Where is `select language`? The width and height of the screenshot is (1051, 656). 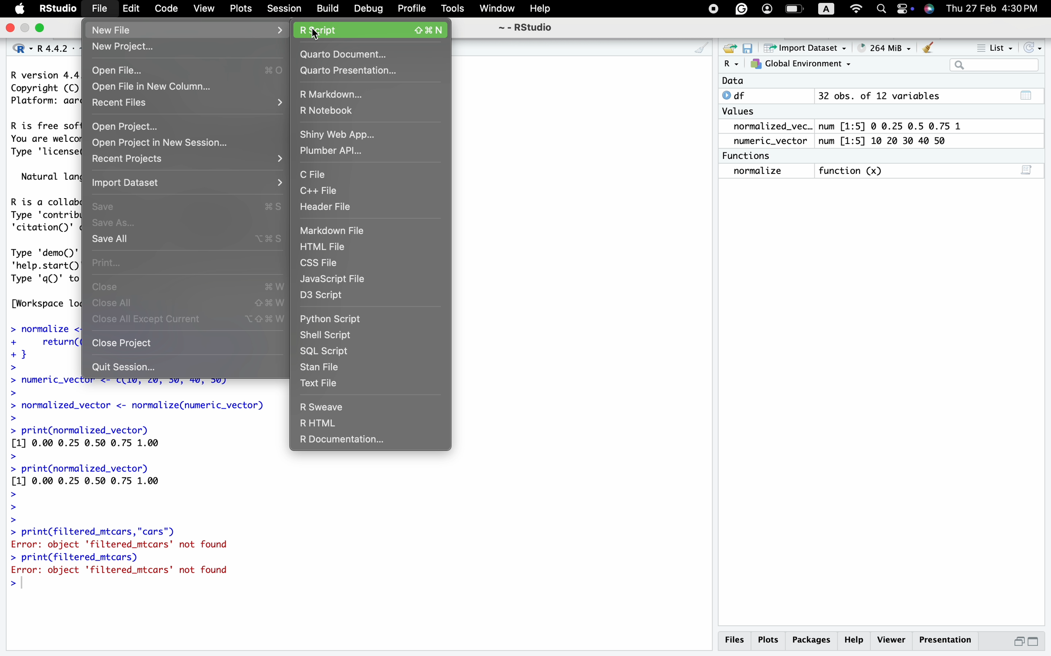
select language is located at coordinates (17, 48).